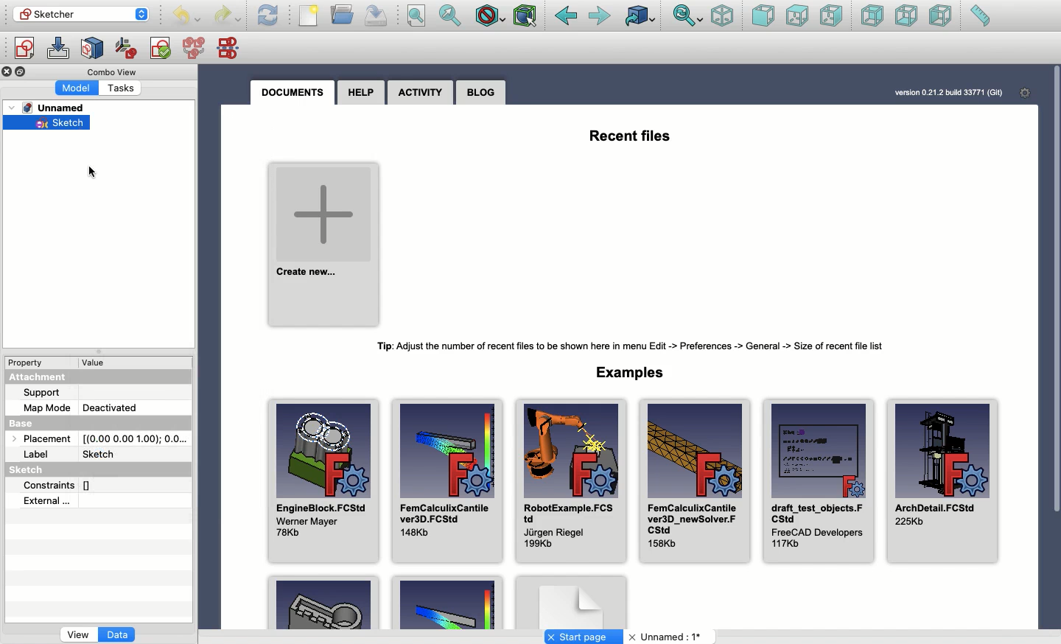  I want to click on Sync view, so click(688, 17).